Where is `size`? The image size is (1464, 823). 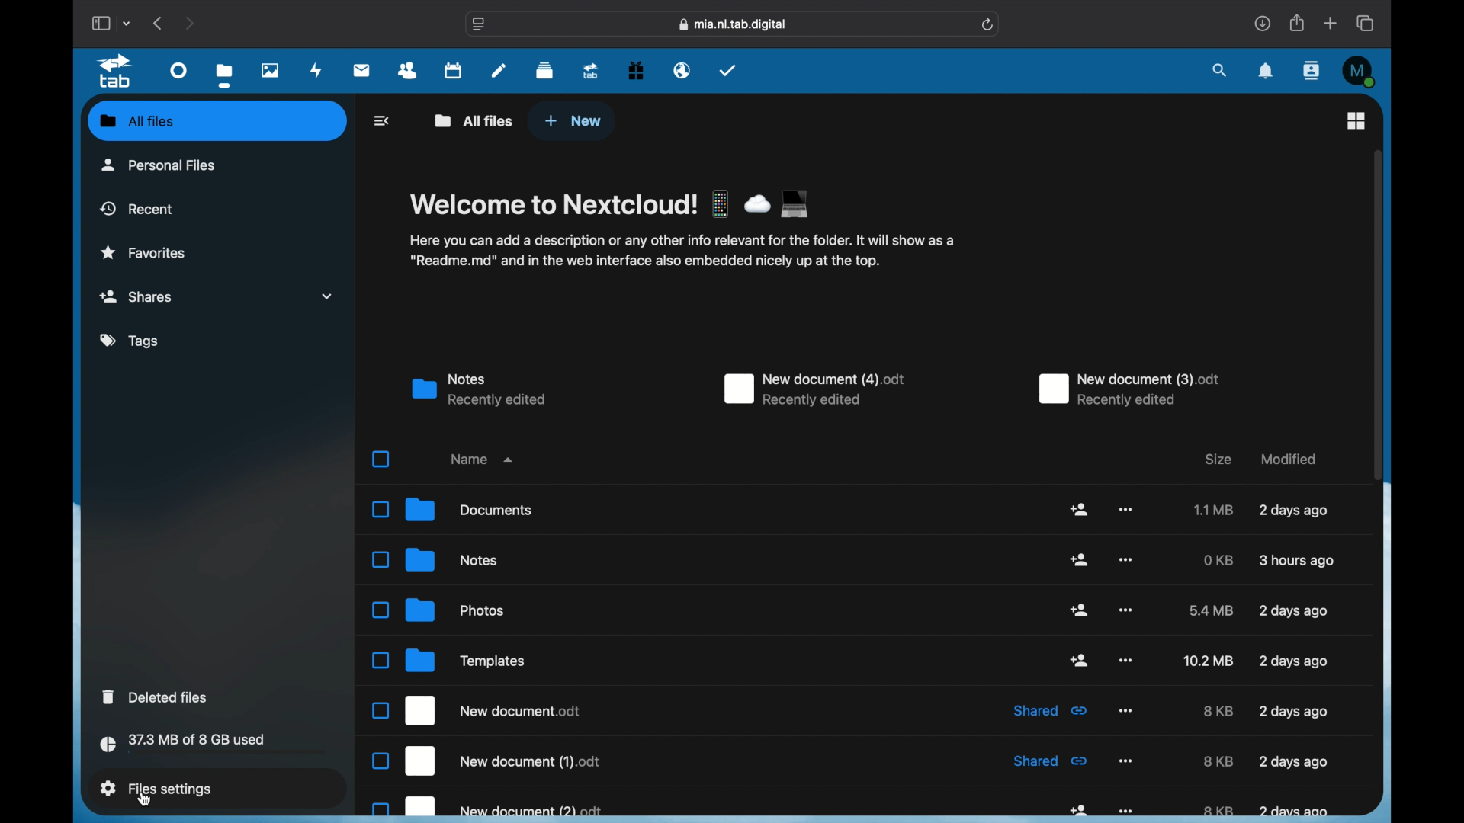
size is located at coordinates (1212, 610).